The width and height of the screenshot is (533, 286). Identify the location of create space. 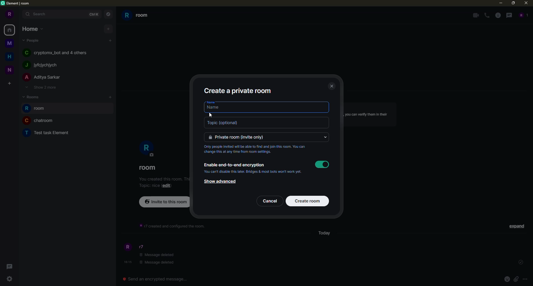
(9, 83).